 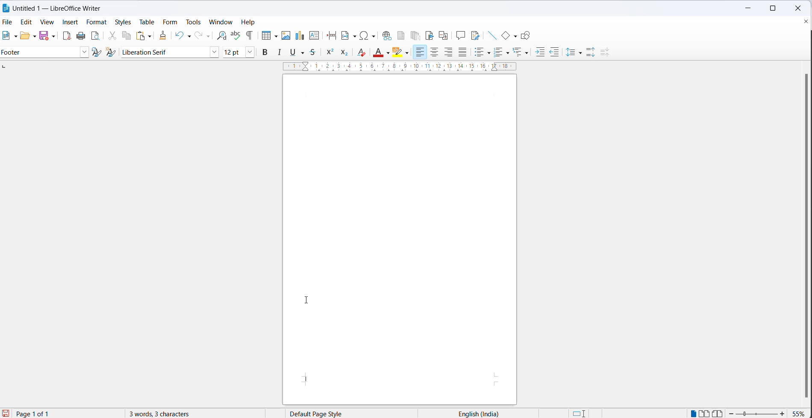 I want to click on basic shapes, so click(x=505, y=36).